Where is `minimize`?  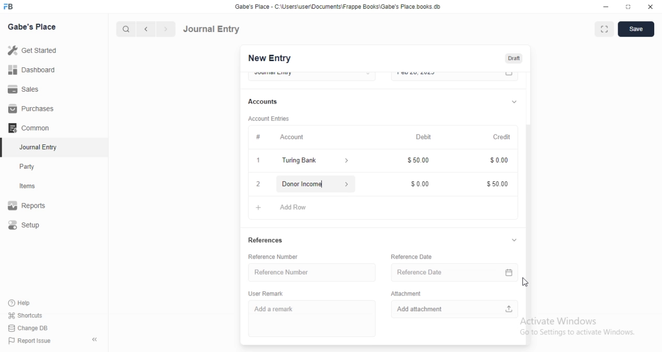
minimize is located at coordinates (605, 8).